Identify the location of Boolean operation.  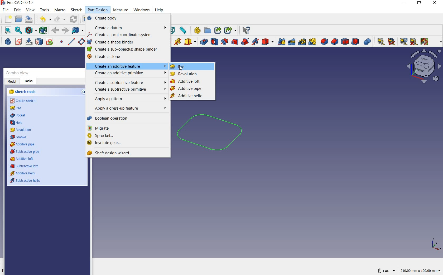
(367, 41).